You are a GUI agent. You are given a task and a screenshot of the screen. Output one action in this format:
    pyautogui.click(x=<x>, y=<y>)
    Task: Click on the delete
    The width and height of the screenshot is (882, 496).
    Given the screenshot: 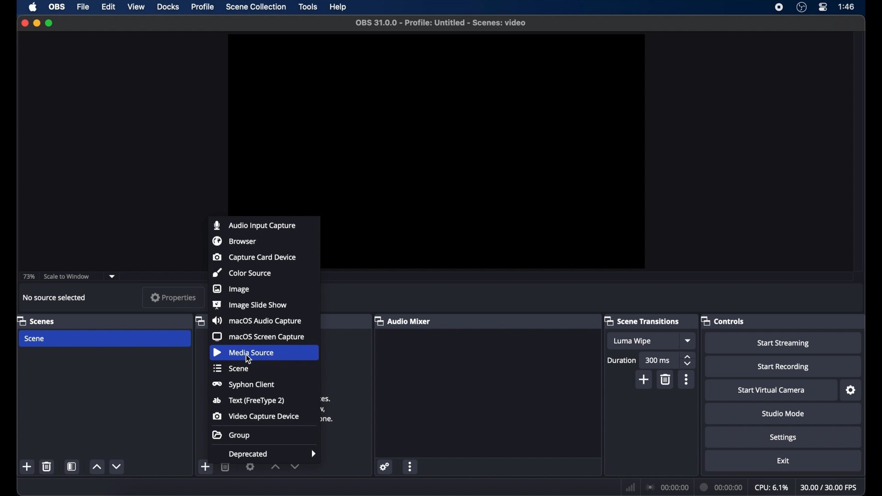 What is the action you would take?
    pyautogui.click(x=226, y=468)
    